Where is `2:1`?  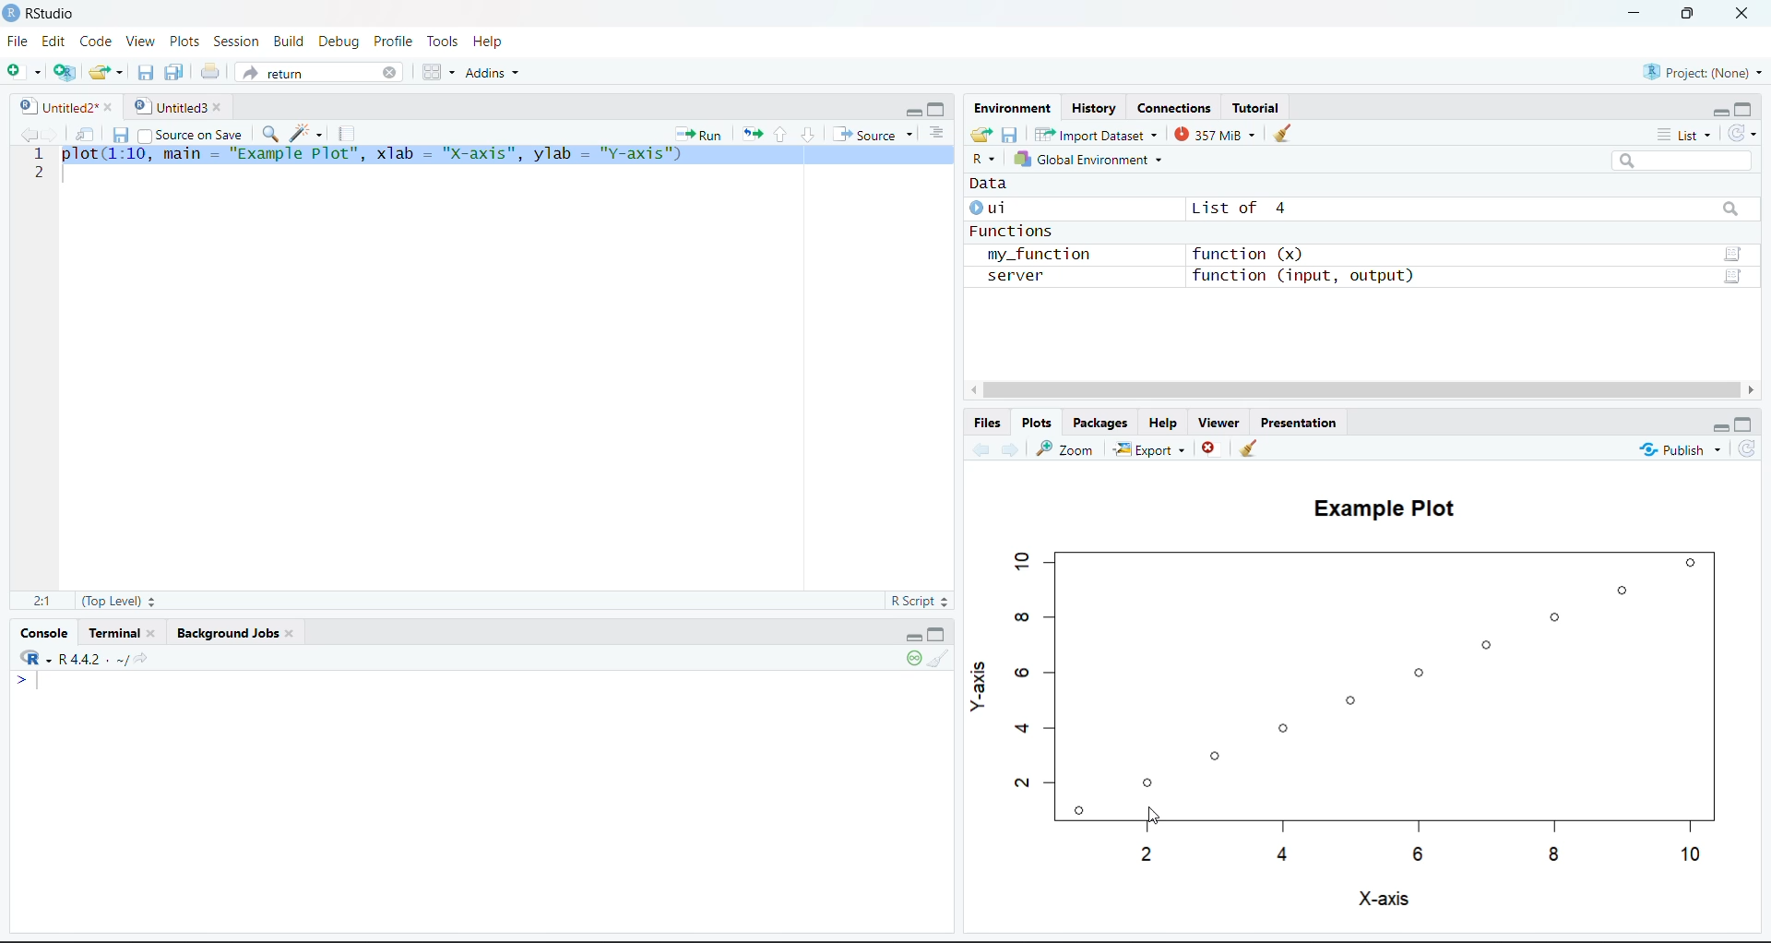
2:1 is located at coordinates (41, 600).